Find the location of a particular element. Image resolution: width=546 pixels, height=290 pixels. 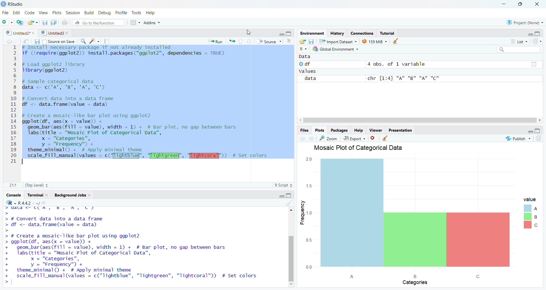

Show directory is located at coordinates (44, 203).